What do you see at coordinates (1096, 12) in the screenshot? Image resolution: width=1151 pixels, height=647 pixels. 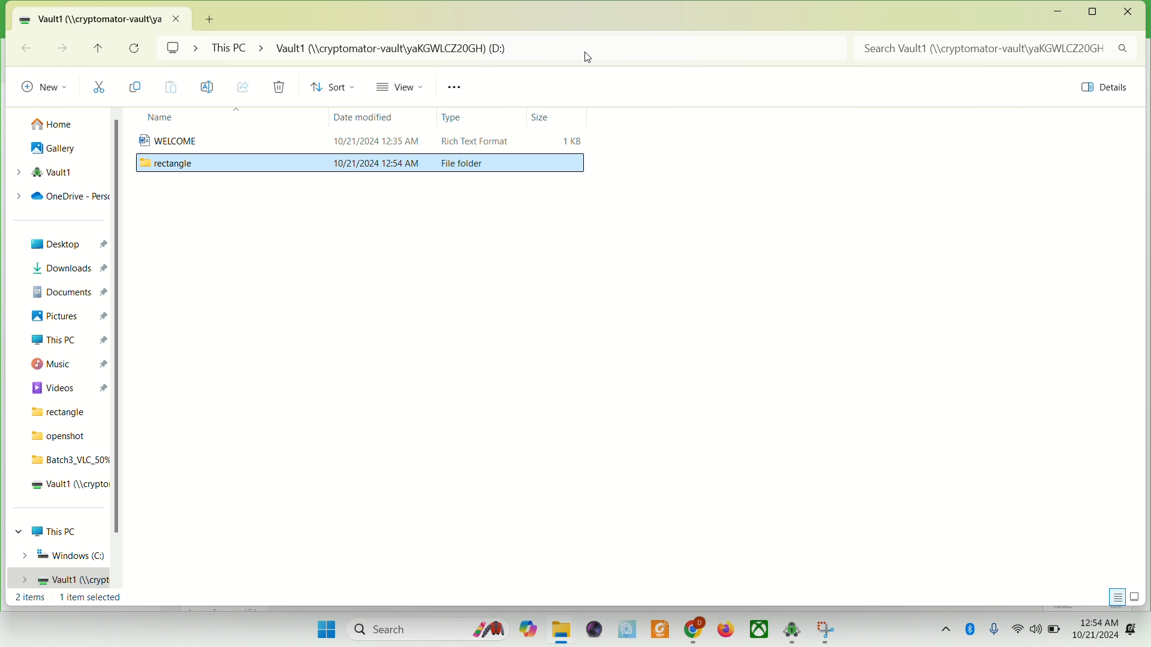 I see `maximize` at bounding box center [1096, 12].